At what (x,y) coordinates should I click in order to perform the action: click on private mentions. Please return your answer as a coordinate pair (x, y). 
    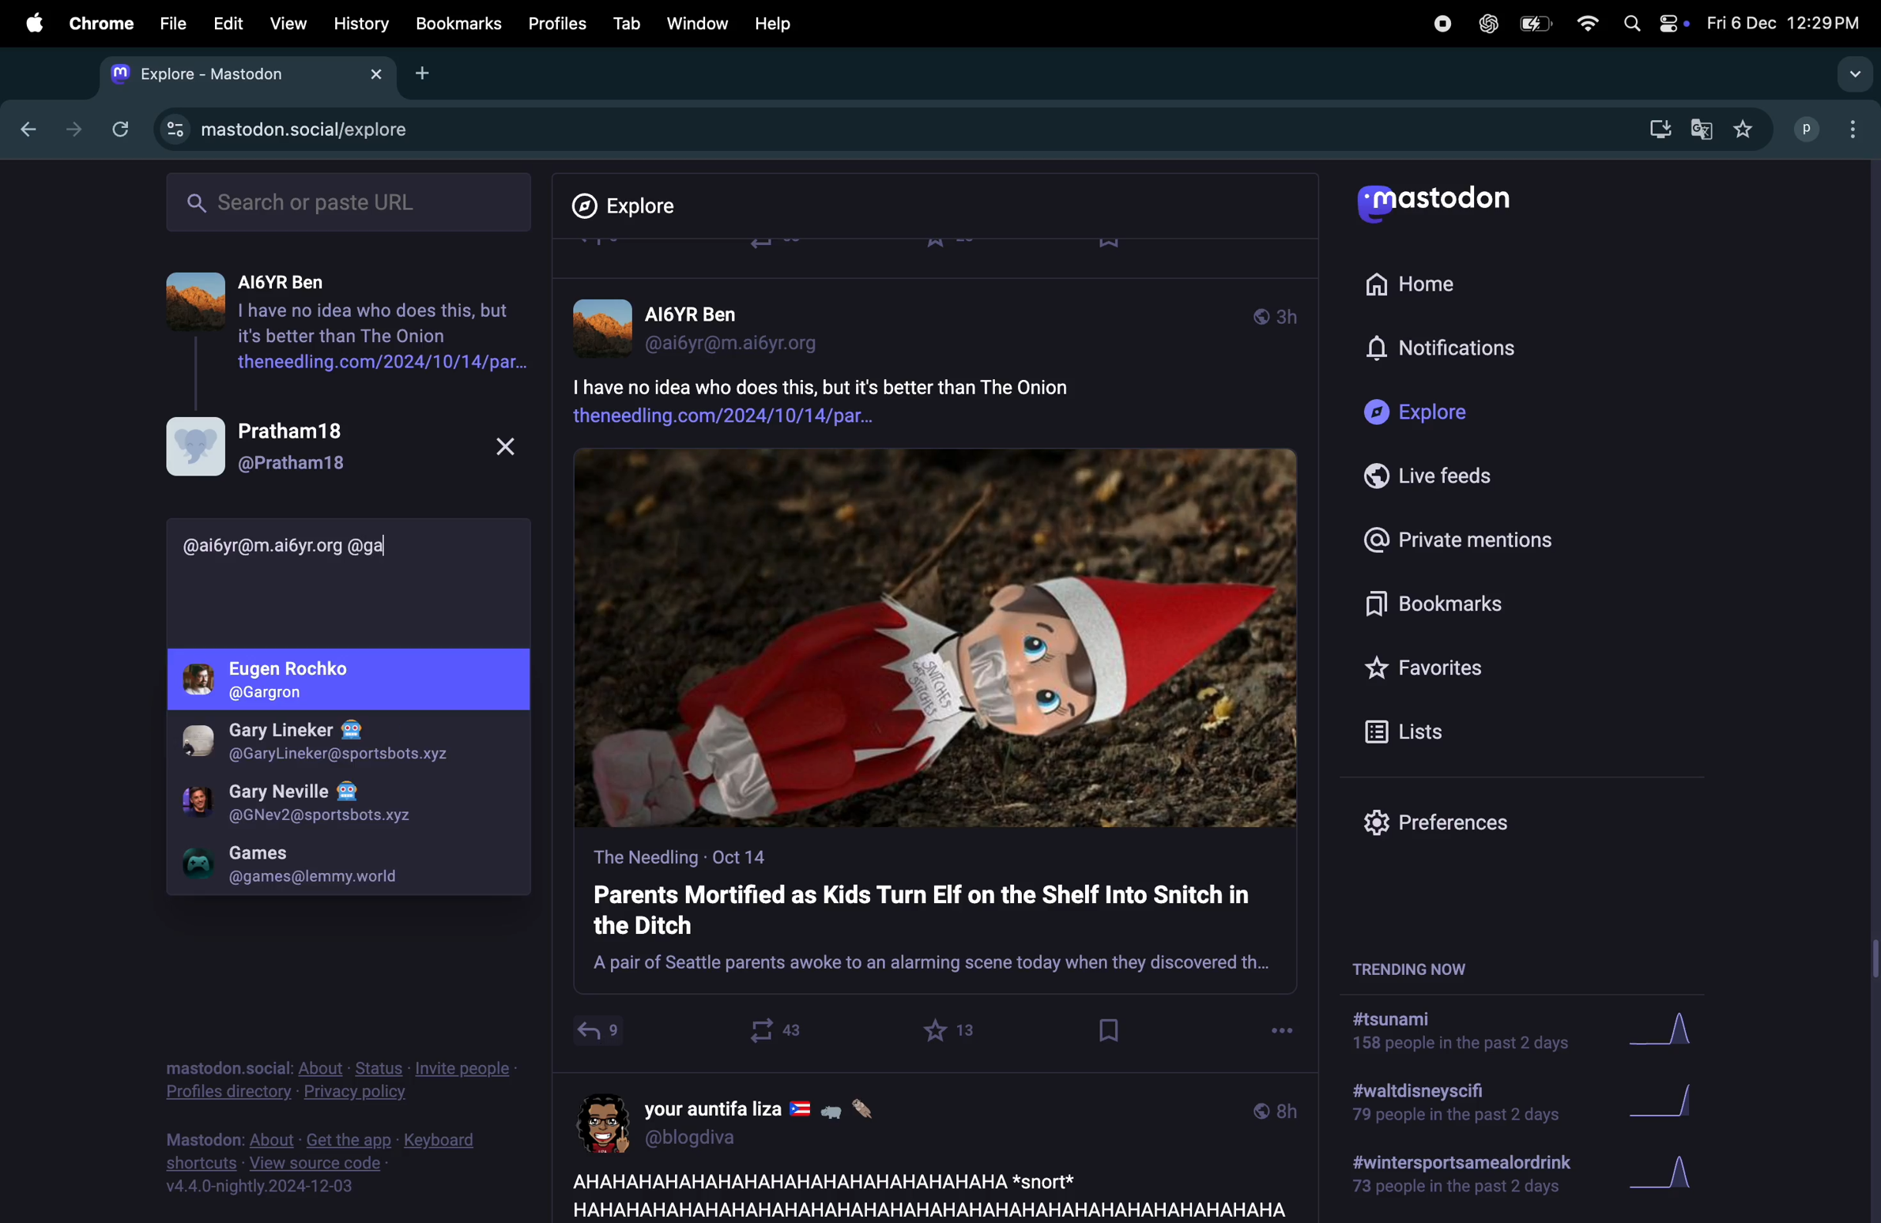
    Looking at the image, I should click on (1456, 538).